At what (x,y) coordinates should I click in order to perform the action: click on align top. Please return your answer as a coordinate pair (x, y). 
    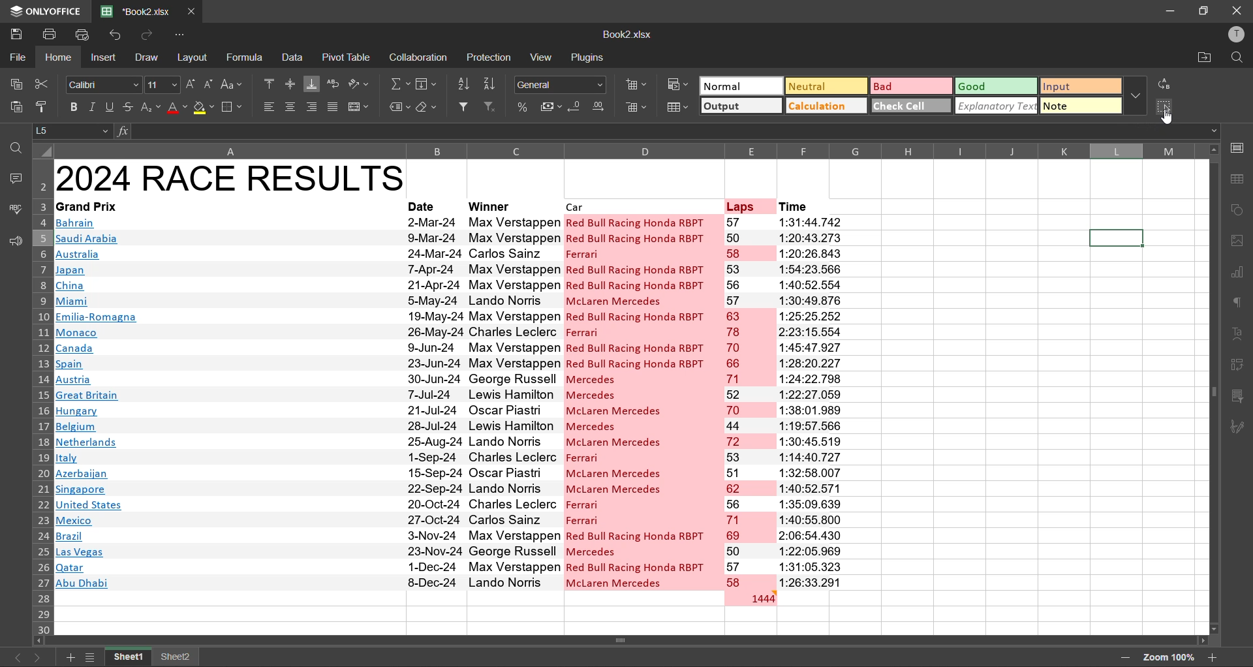
    Looking at the image, I should click on (269, 84).